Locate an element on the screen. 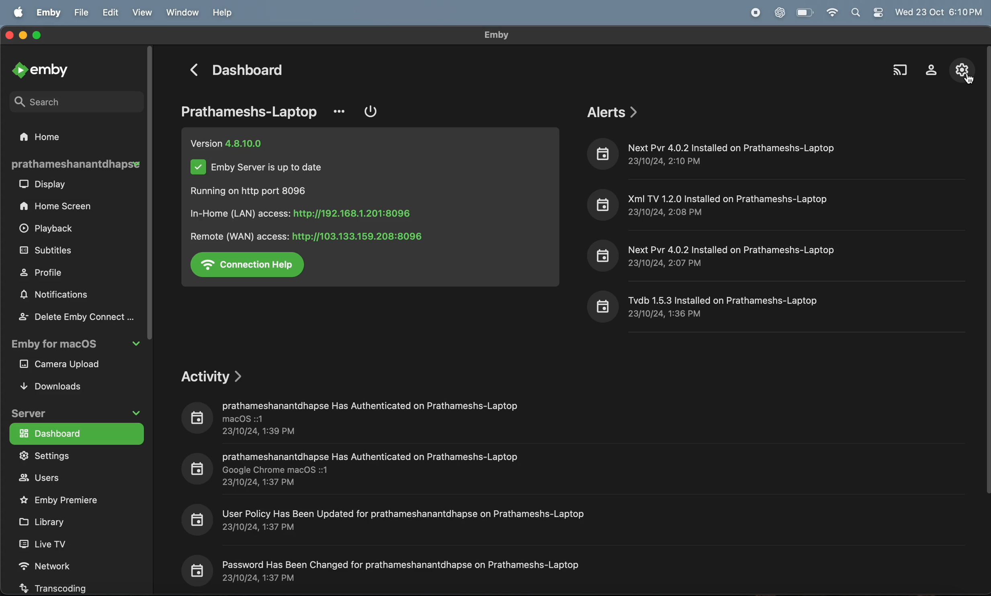 The image size is (991, 596). notifications is located at coordinates (60, 295).